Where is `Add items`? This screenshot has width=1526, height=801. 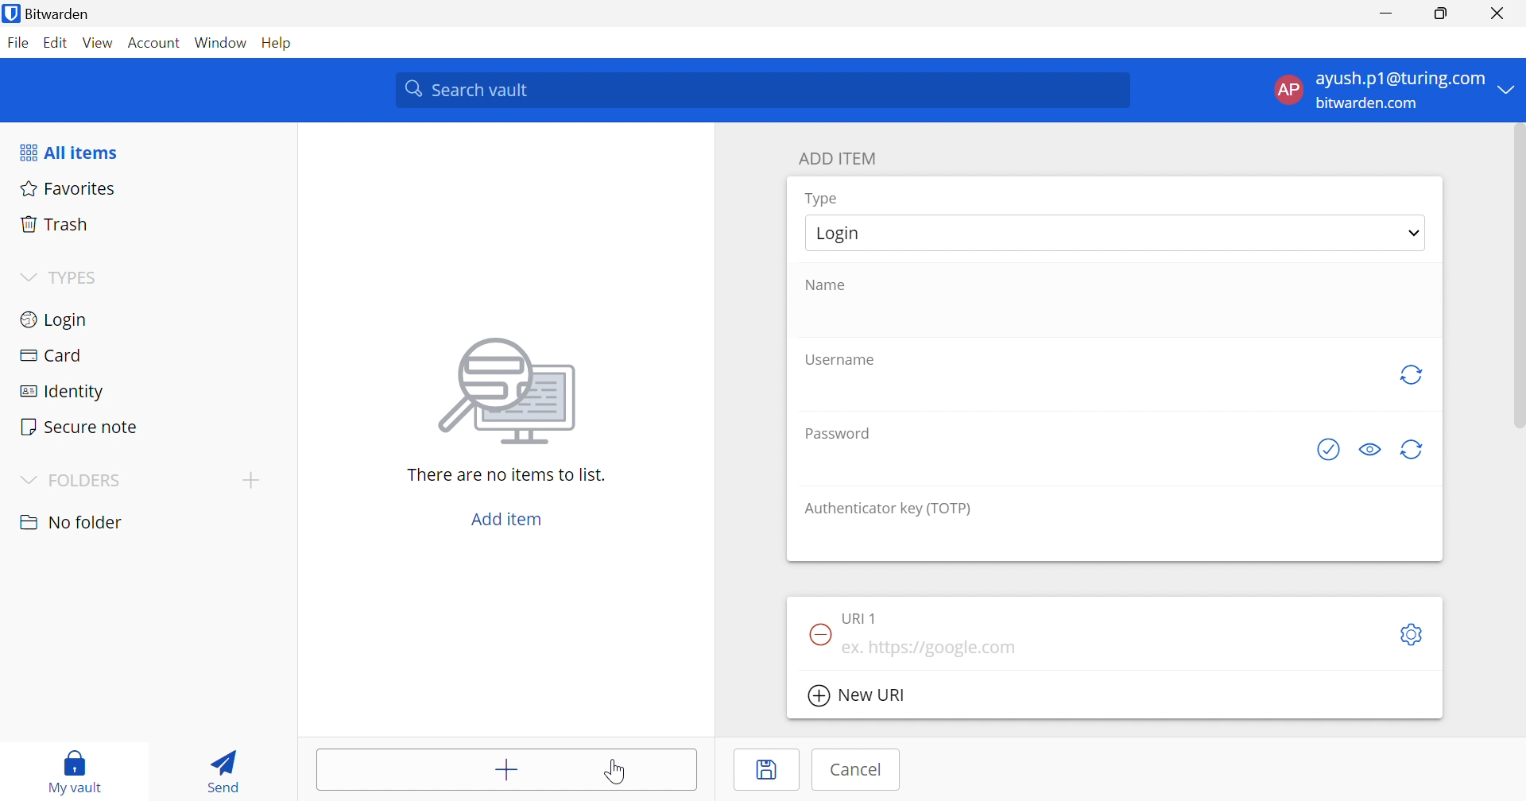
Add items is located at coordinates (504, 770).